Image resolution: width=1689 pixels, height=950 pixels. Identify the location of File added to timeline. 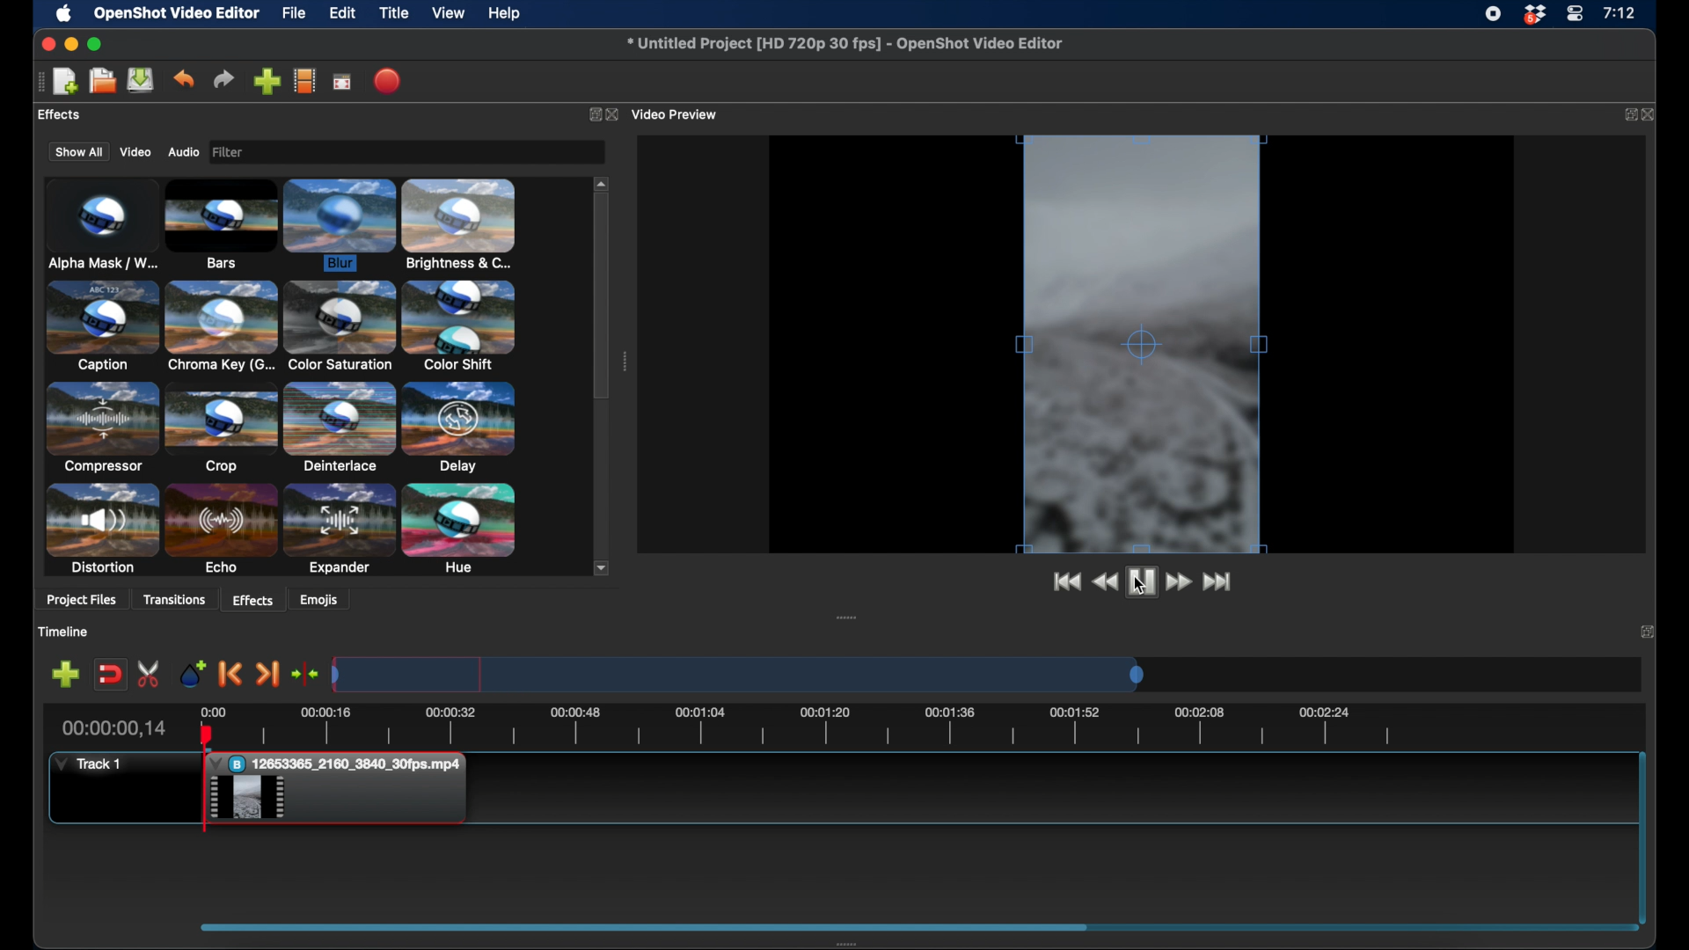
(341, 790).